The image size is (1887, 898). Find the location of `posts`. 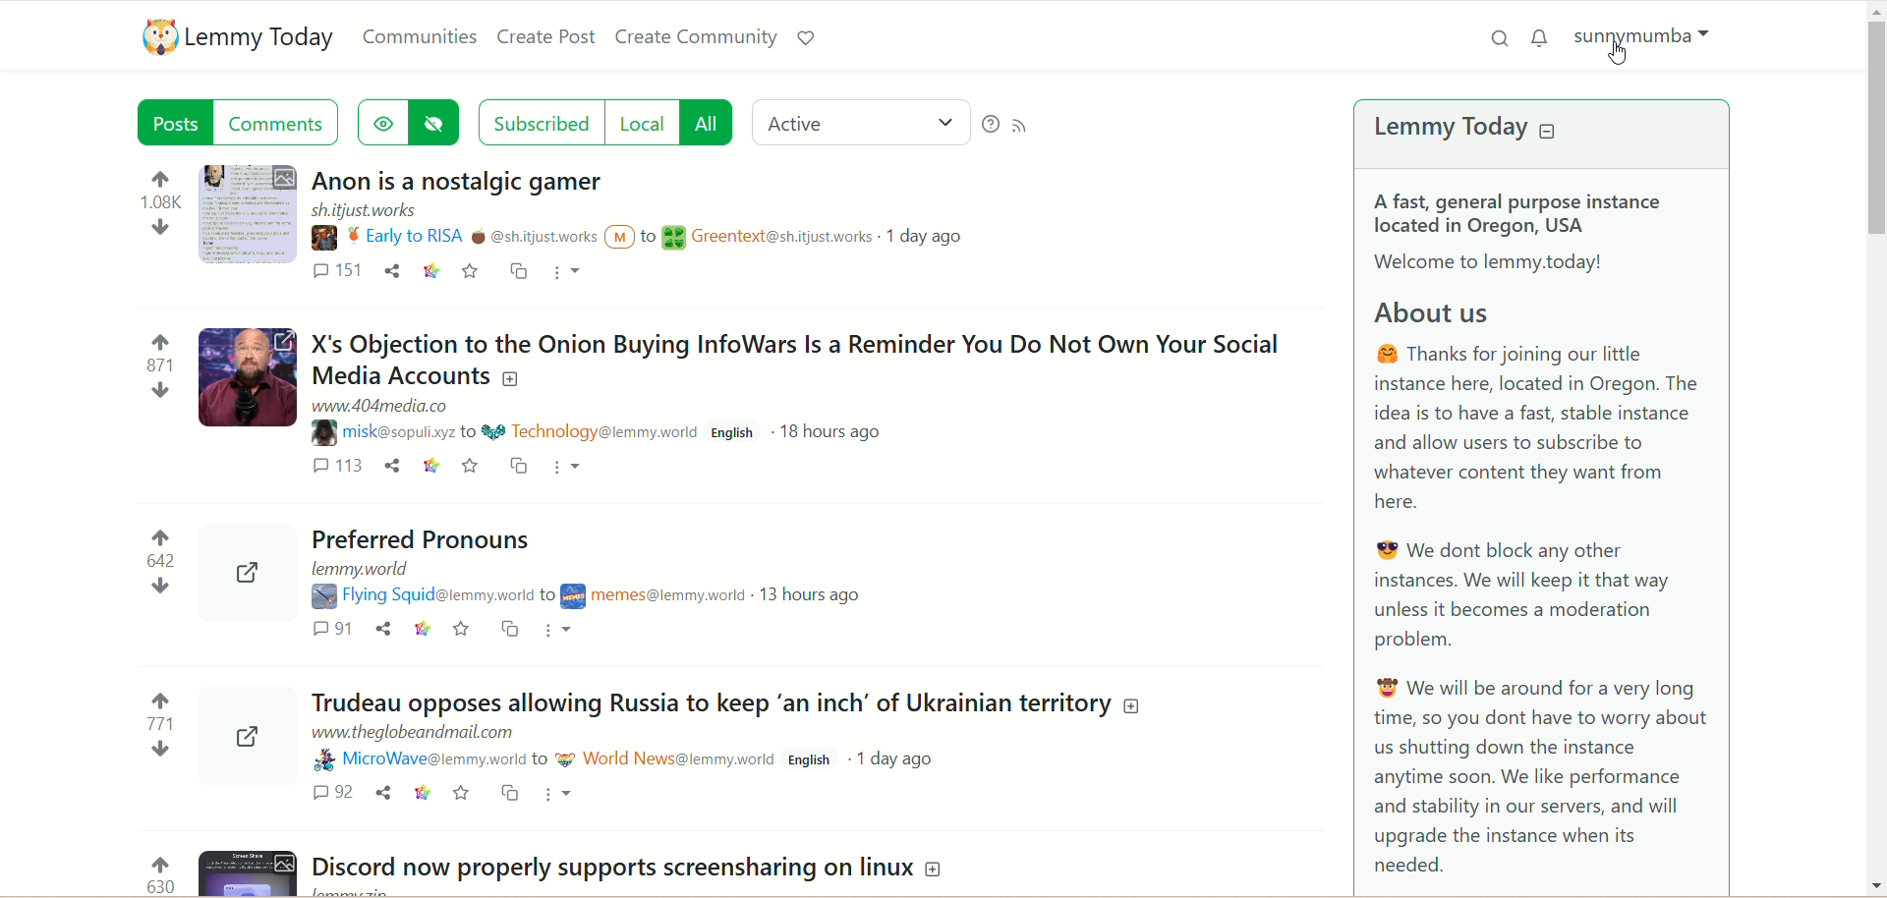

posts is located at coordinates (172, 122).